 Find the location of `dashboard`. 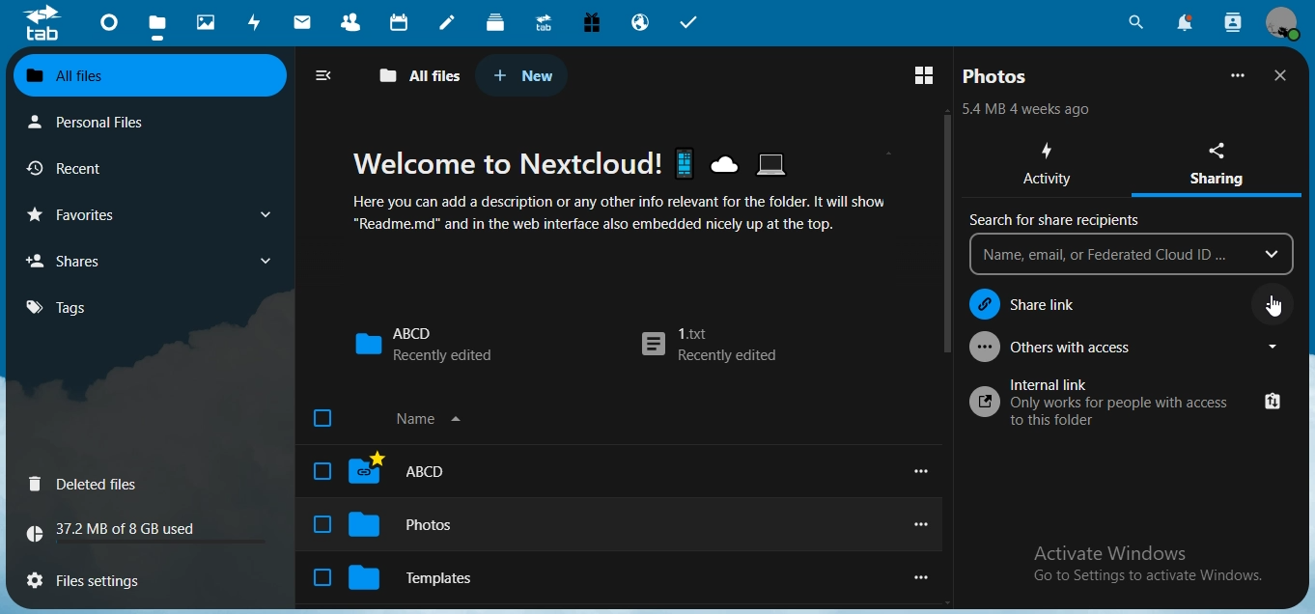

dashboard is located at coordinates (111, 28).